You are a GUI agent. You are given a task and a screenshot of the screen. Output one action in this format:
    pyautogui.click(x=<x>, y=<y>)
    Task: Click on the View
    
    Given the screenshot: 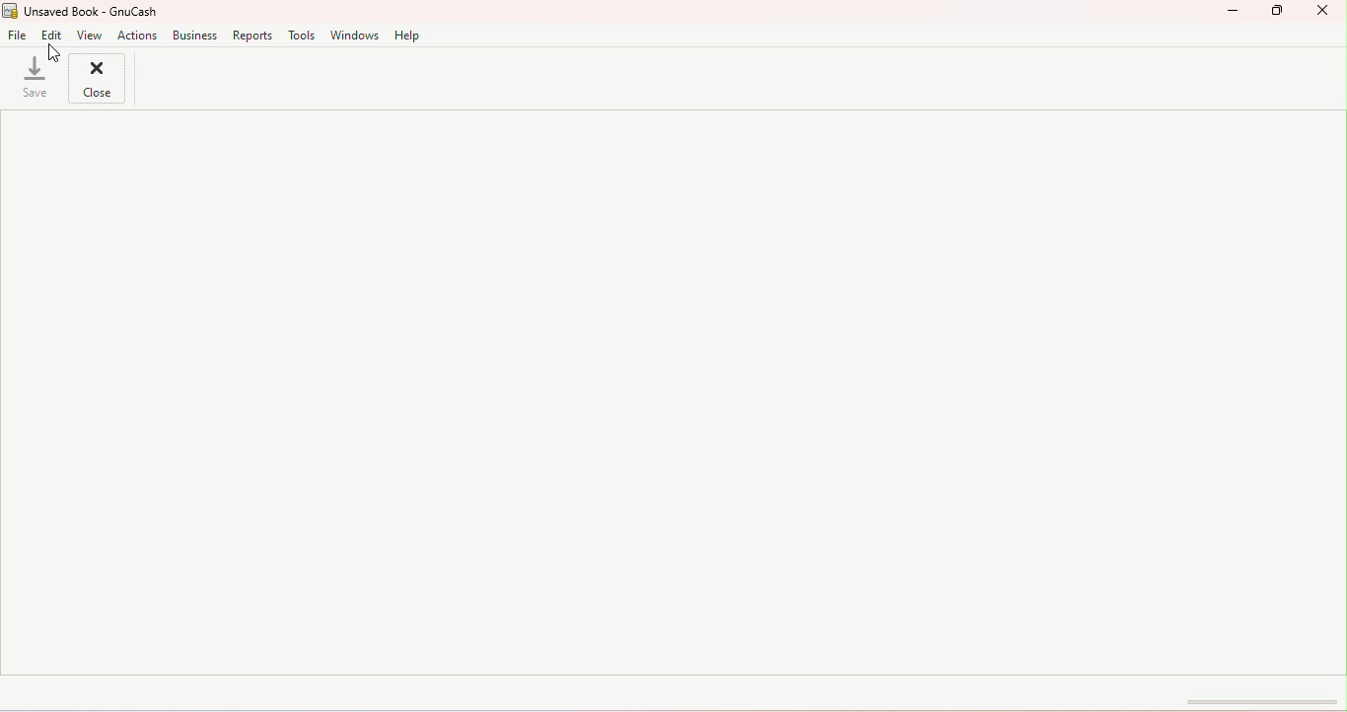 What is the action you would take?
    pyautogui.click(x=88, y=36)
    